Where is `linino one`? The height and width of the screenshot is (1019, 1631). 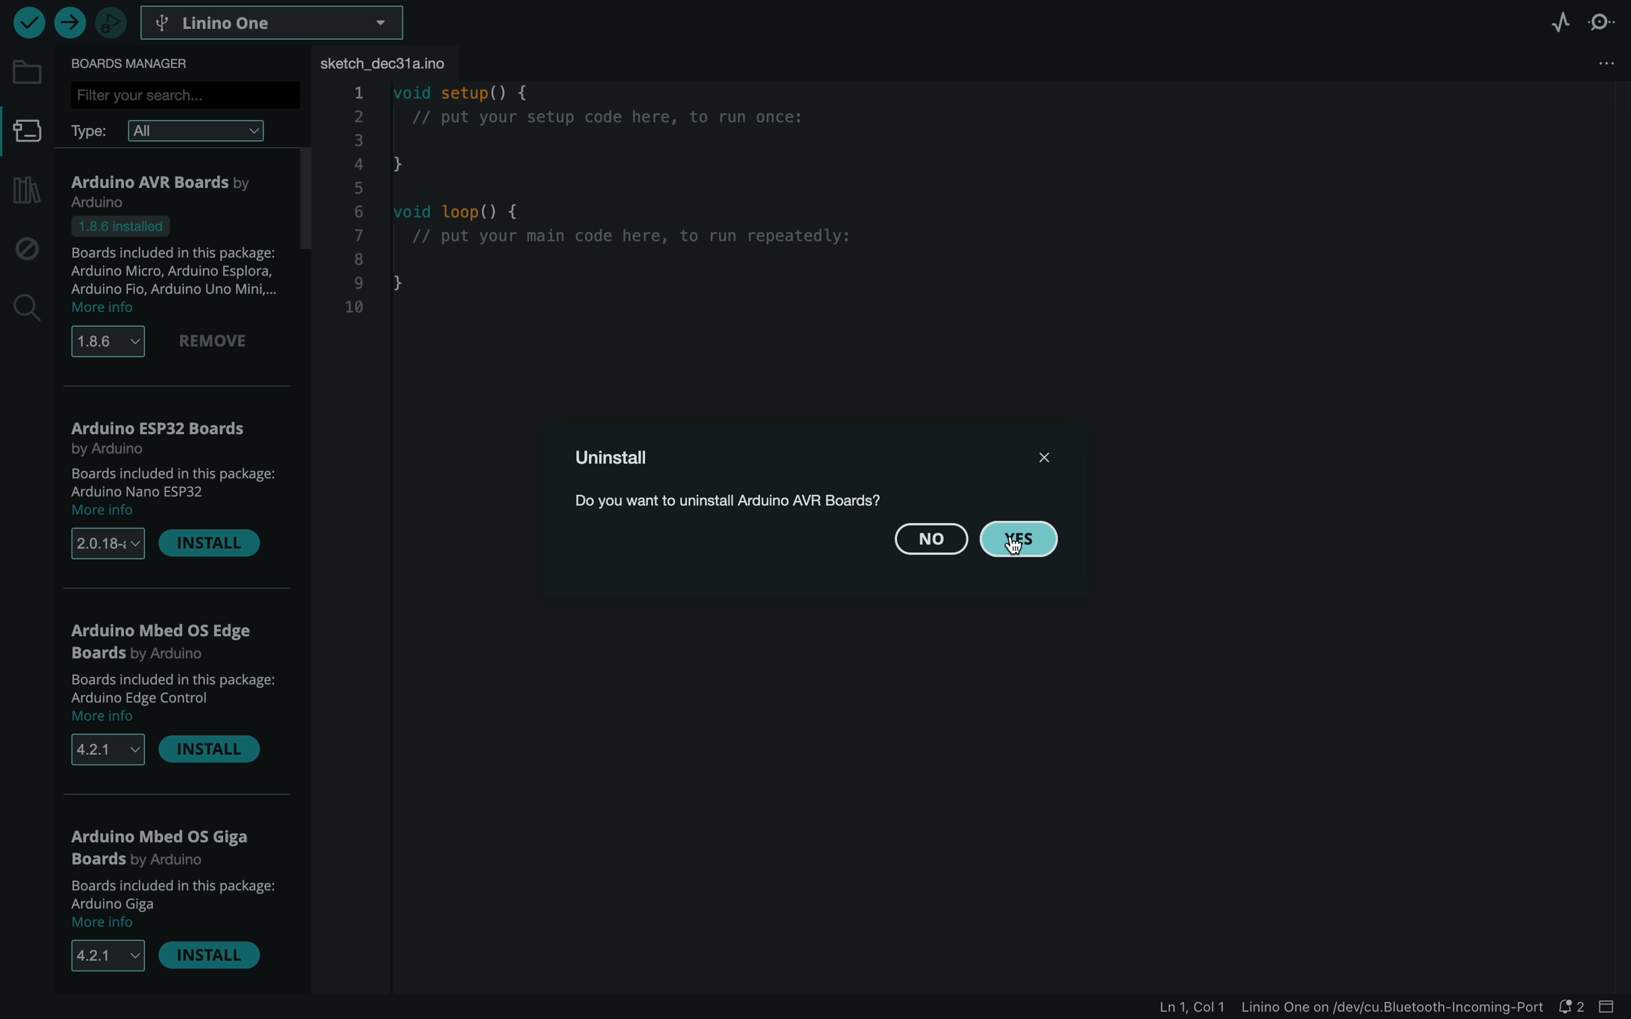
linino one is located at coordinates (280, 22).